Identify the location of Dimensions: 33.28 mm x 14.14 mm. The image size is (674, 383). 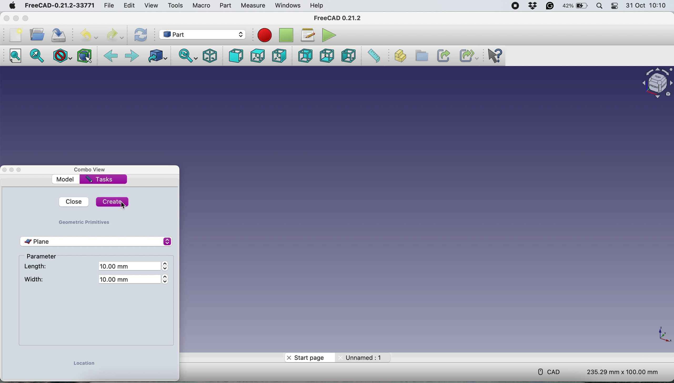
(623, 371).